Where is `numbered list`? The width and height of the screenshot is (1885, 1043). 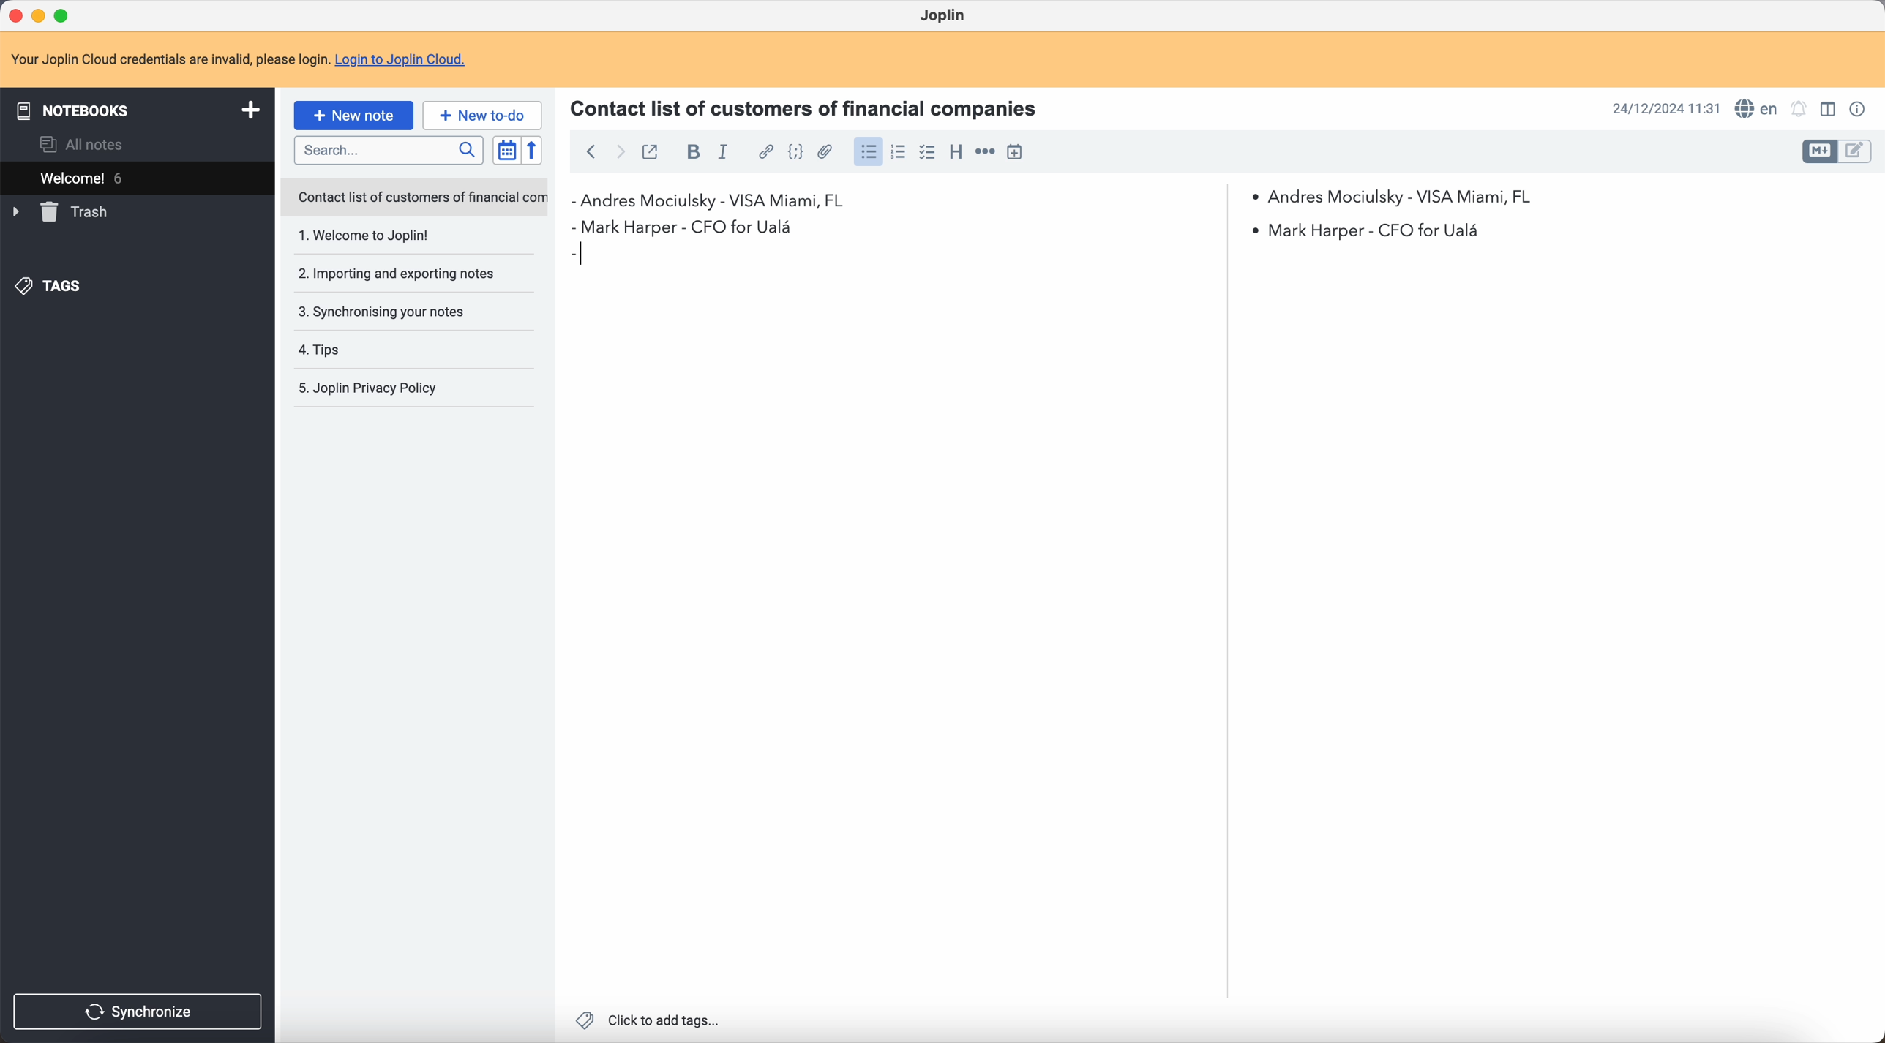 numbered list is located at coordinates (900, 151).